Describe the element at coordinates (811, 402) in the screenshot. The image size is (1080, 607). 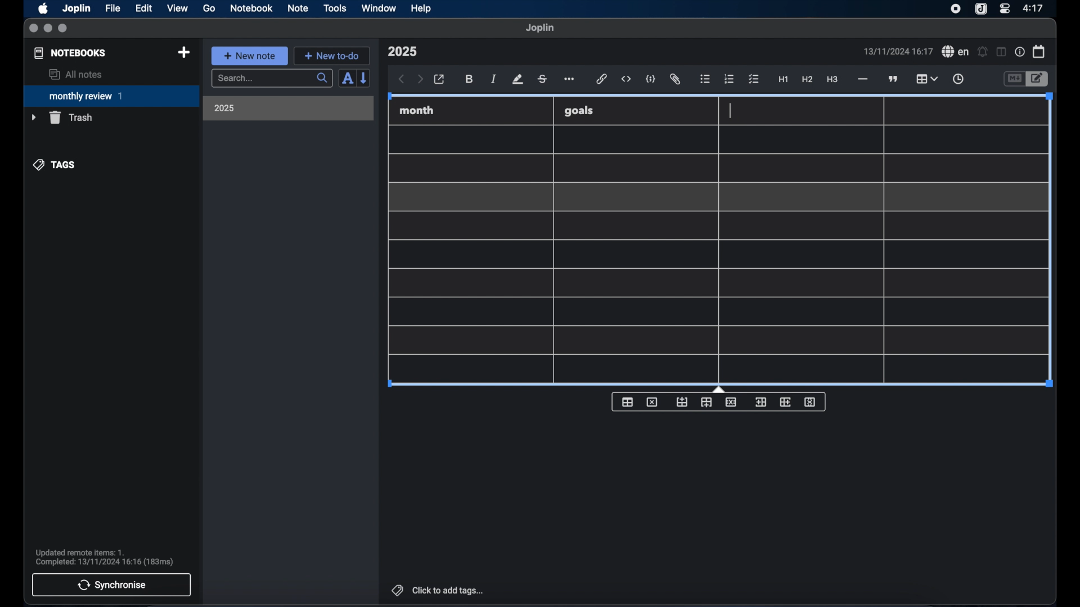
I see `delete column` at that location.